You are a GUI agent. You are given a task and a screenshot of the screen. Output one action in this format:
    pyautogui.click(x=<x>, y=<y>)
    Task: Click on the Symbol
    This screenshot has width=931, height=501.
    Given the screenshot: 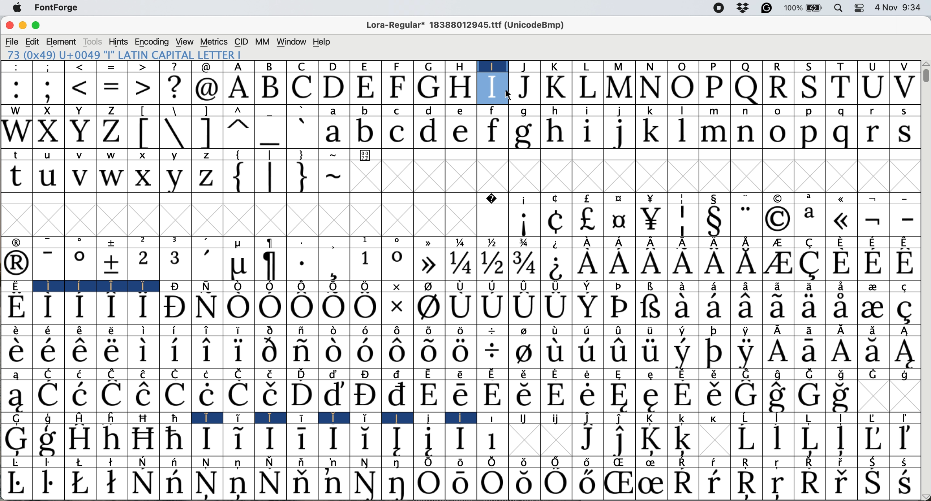 What is the action you would take?
    pyautogui.click(x=49, y=331)
    